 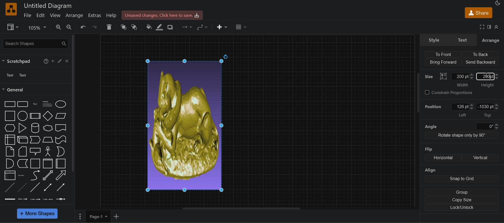 I want to click on zoom in, so click(x=57, y=27).